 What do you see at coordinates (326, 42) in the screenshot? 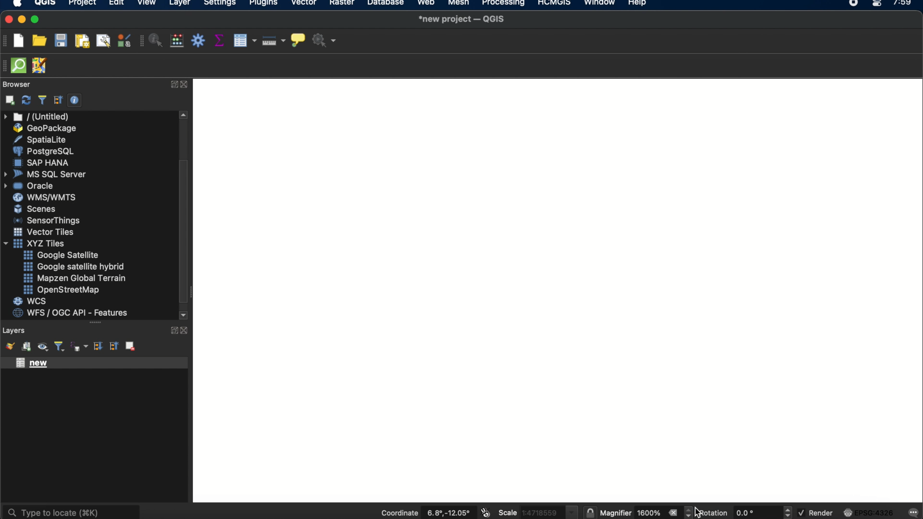
I see `NO ACTION SELECTED` at bounding box center [326, 42].